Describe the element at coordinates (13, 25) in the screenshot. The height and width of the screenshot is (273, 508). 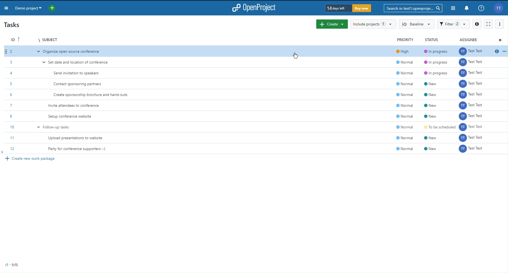
I see `Tasks` at that location.